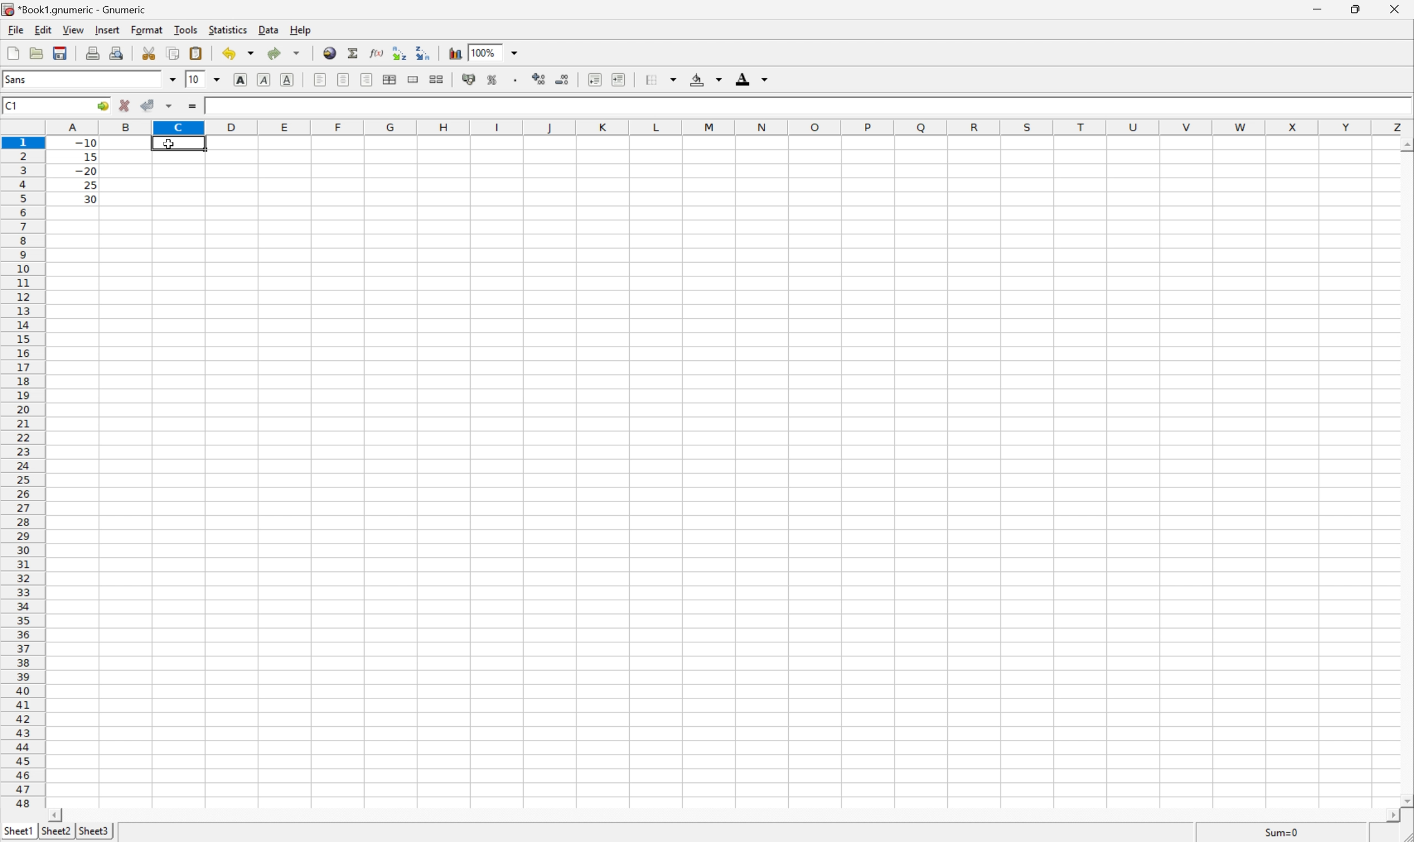  Describe the element at coordinates (95, 52) in the screenshot. I see `Print the current File` at that location.